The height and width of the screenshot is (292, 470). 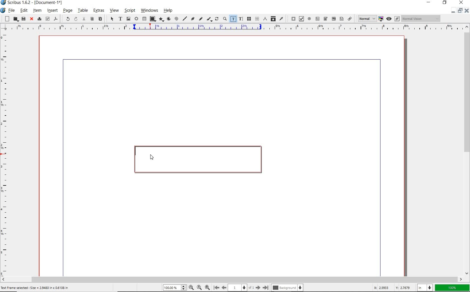 I want to click on 100%, so click(x=174, y=288).